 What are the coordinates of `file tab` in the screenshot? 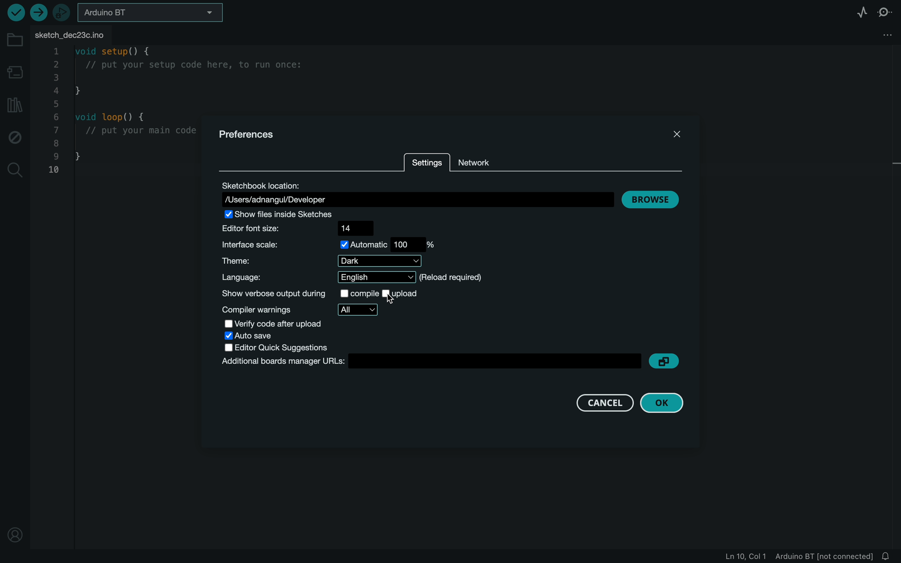 It's located at (85, 33).